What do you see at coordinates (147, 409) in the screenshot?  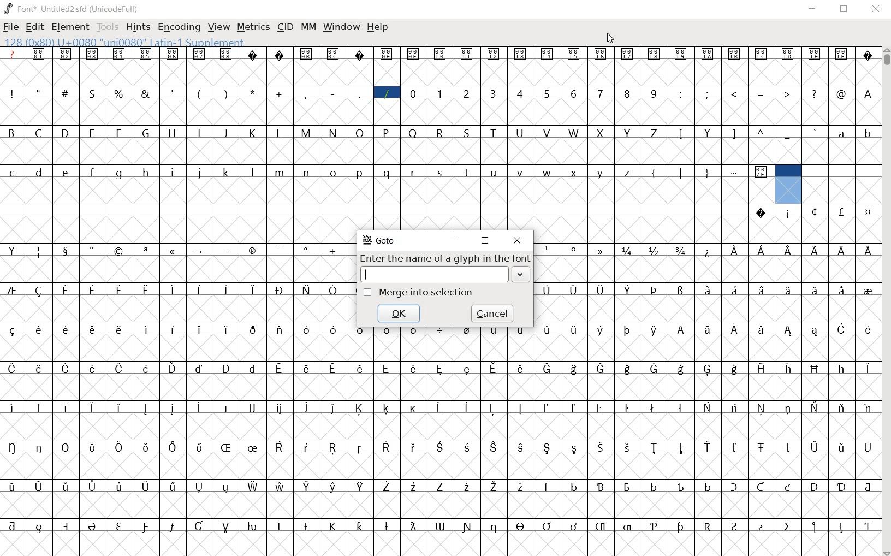 I see `Symbol` at bounding box center [147, 409].